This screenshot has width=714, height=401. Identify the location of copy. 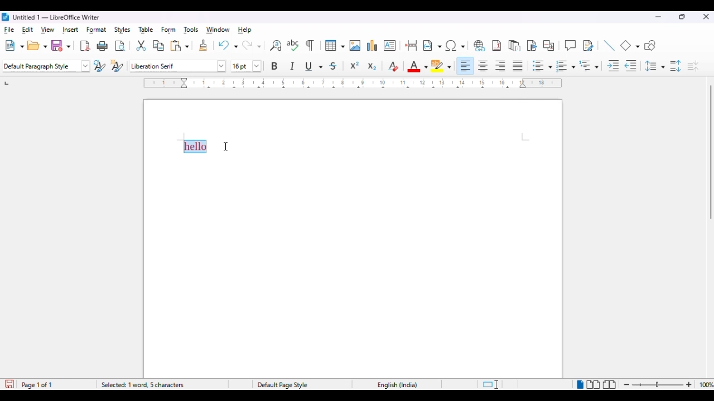
(159, 46).